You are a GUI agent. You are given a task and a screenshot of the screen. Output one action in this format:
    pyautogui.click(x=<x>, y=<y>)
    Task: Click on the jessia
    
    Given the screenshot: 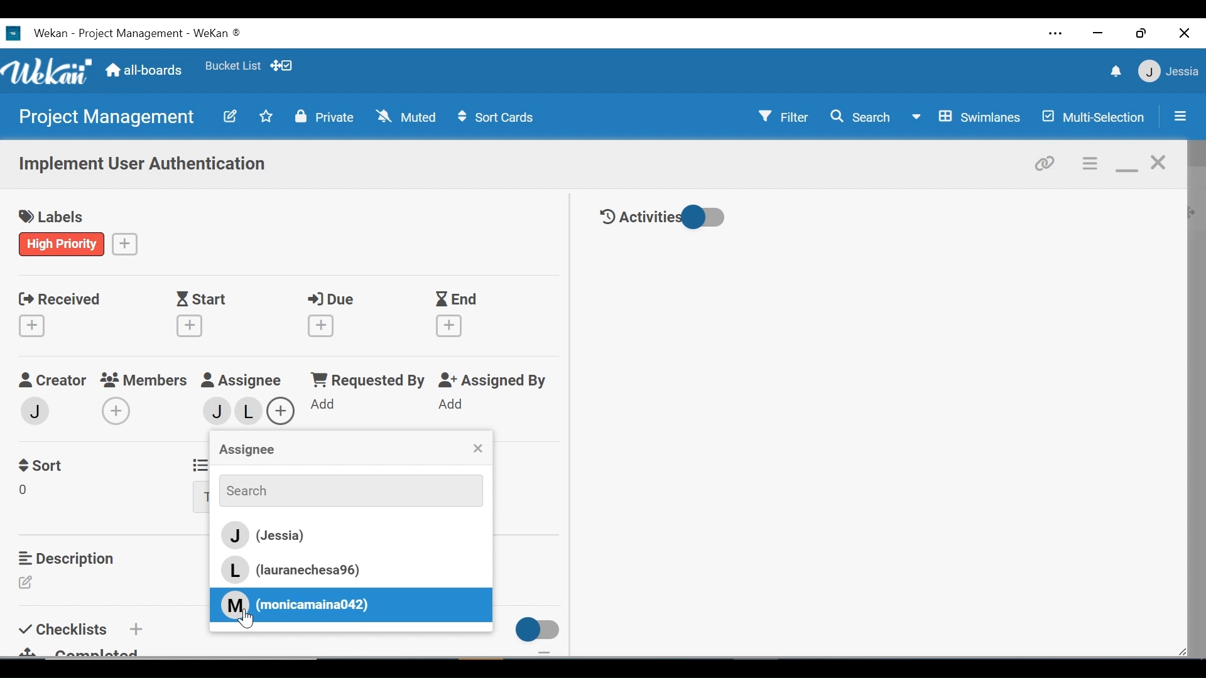 What is the action you would take?
    pyautogui.click(x=211, y=411)
    